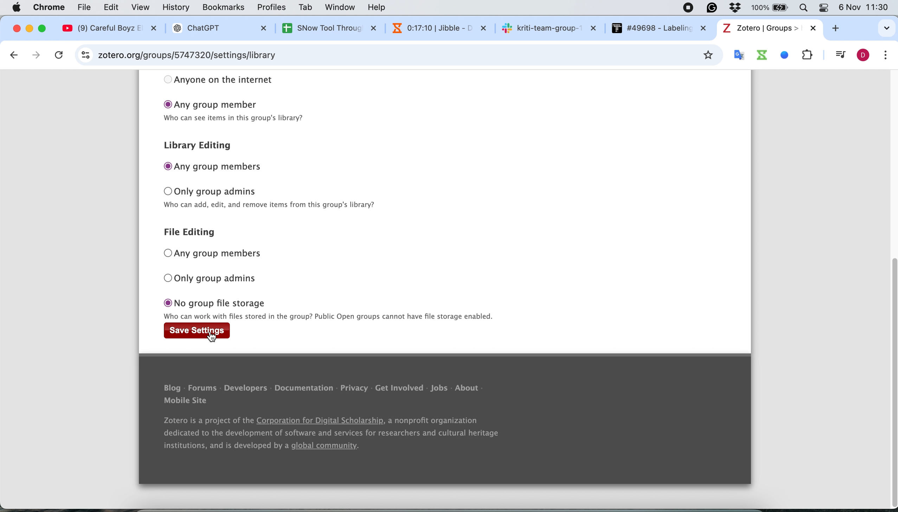 The width and height of the screenshot is (898, 512). I want to click on Search Bar, so click(802, 7).